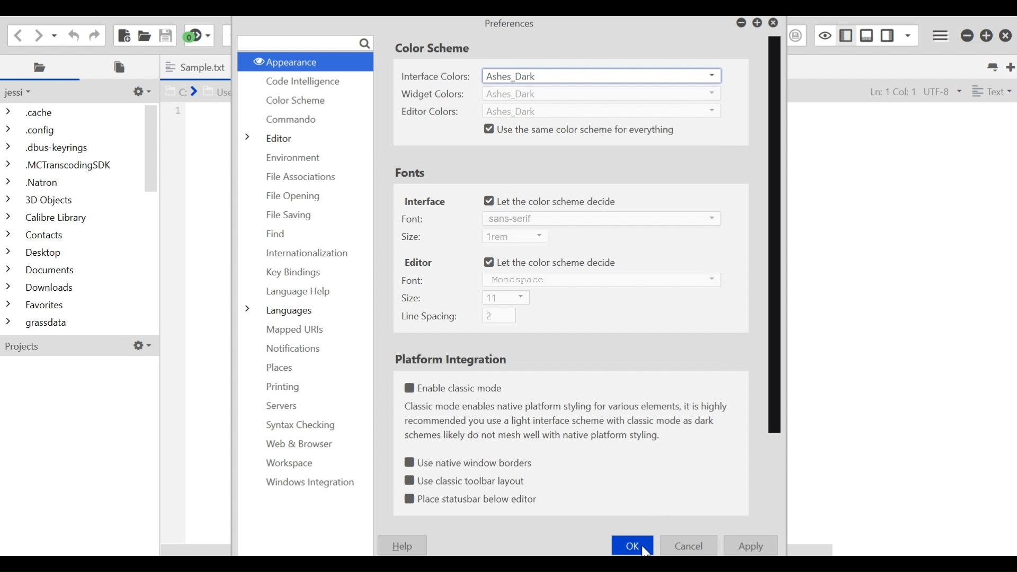 The height and width of the screenshot is (572, 1017). I want to click on Color Scheme, so click(436, 48).